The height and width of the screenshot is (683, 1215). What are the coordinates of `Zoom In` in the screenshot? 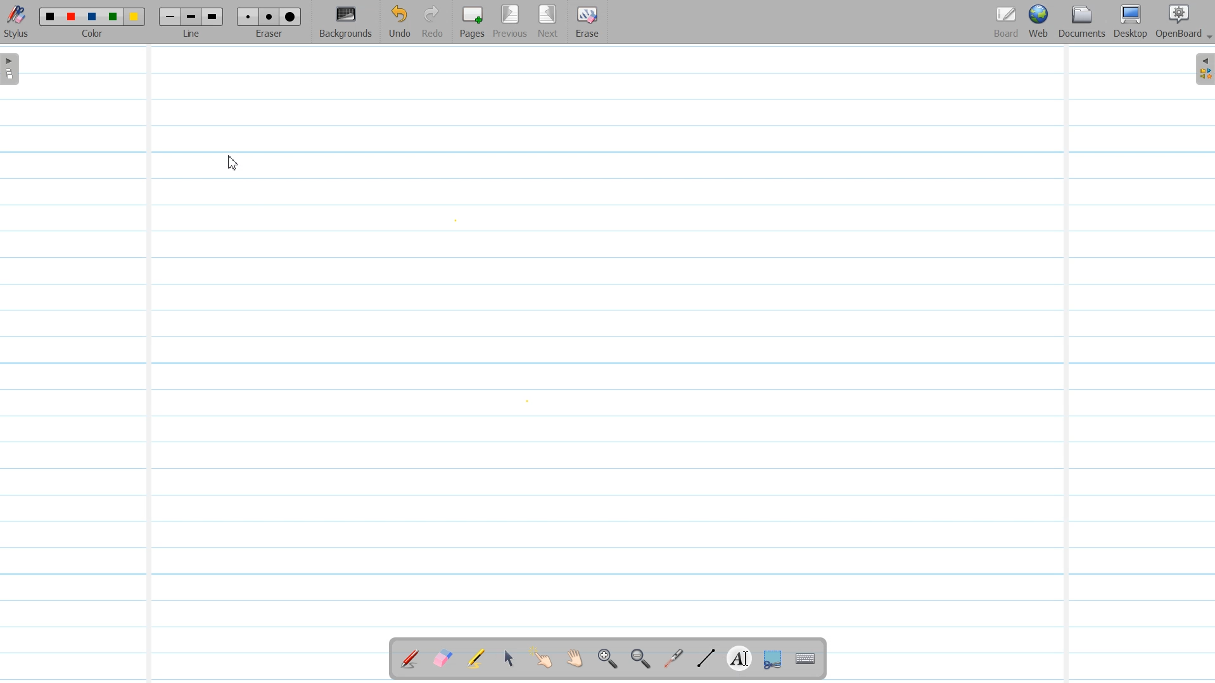 It's located at (607, 660).